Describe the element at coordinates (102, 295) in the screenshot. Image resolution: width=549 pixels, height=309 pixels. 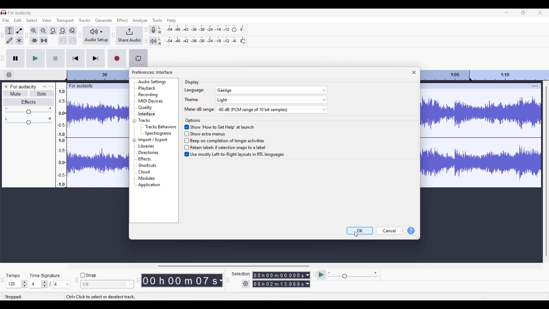
I see `ctrl+click to select or deselect track.` at that location.